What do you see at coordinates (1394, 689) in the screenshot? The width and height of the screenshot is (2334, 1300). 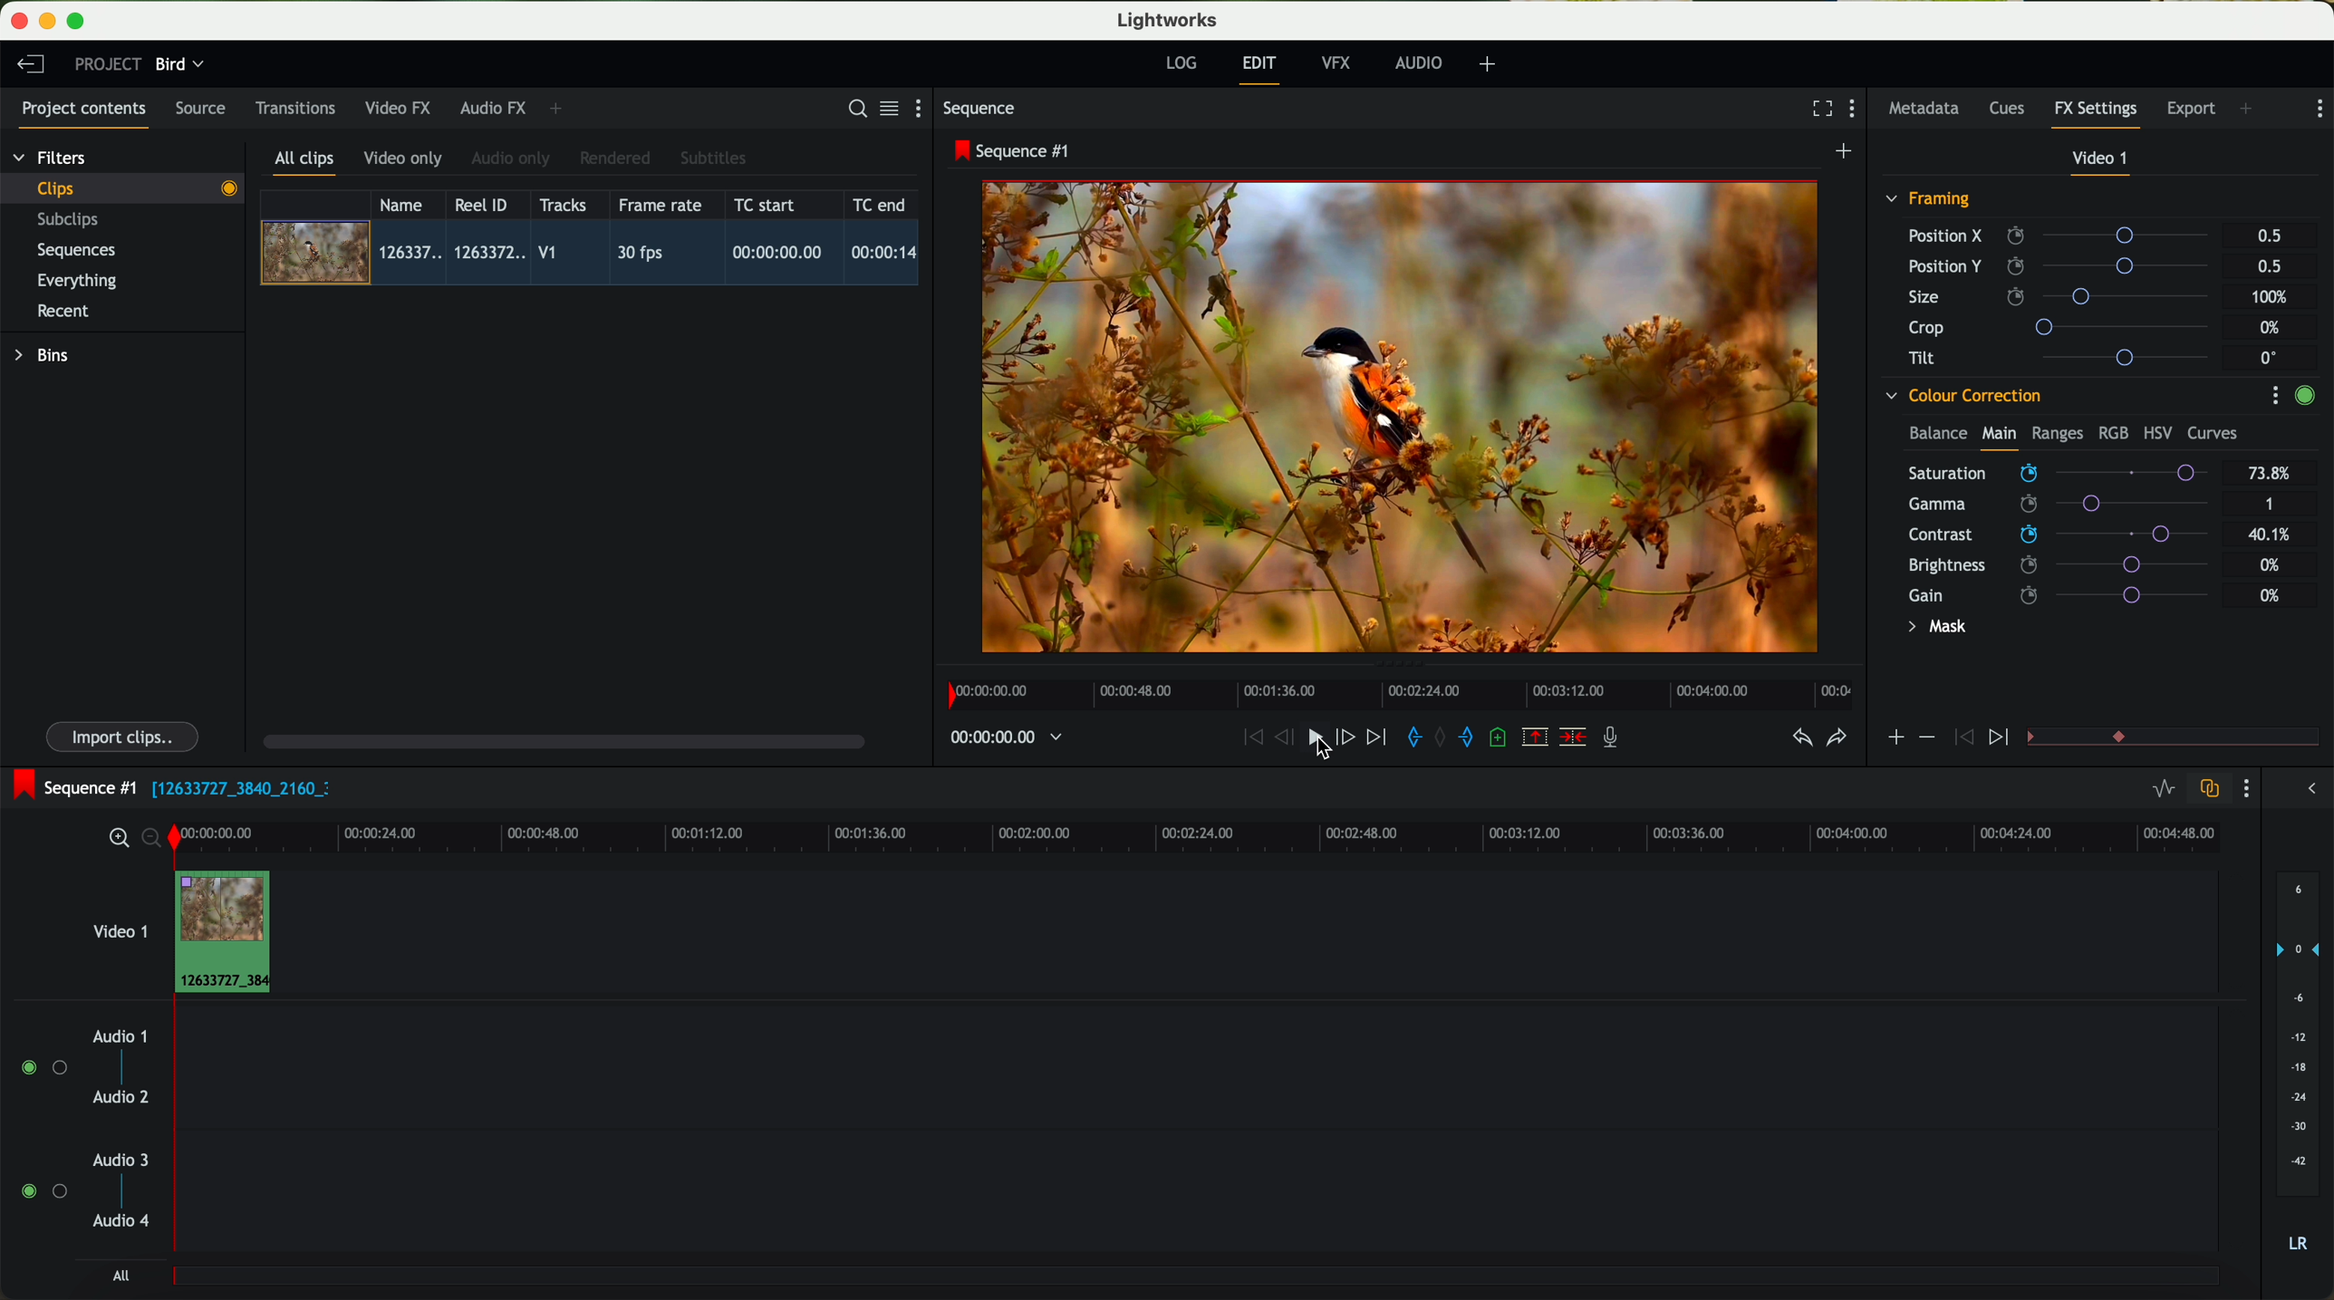 I see `timeline` at bounding box center [1394, 689].